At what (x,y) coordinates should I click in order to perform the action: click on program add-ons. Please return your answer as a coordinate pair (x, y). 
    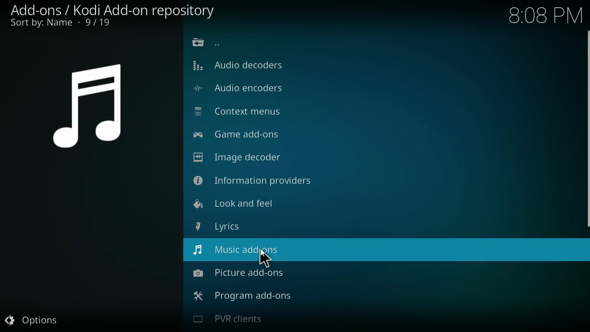
    Looking at the image, I should click on (247, 295).